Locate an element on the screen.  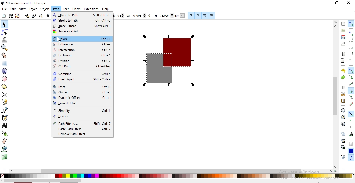
snap other points is located at coordinates (351, 113).